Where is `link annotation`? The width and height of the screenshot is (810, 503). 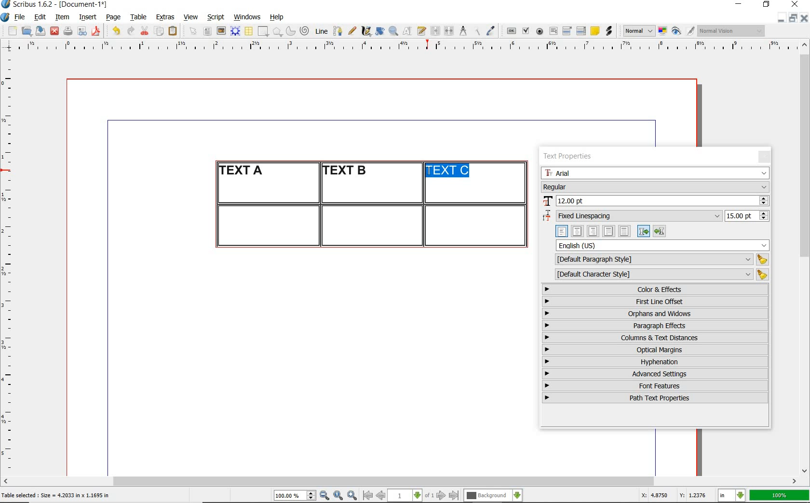
link annotation is located at coordinates (610, 31).